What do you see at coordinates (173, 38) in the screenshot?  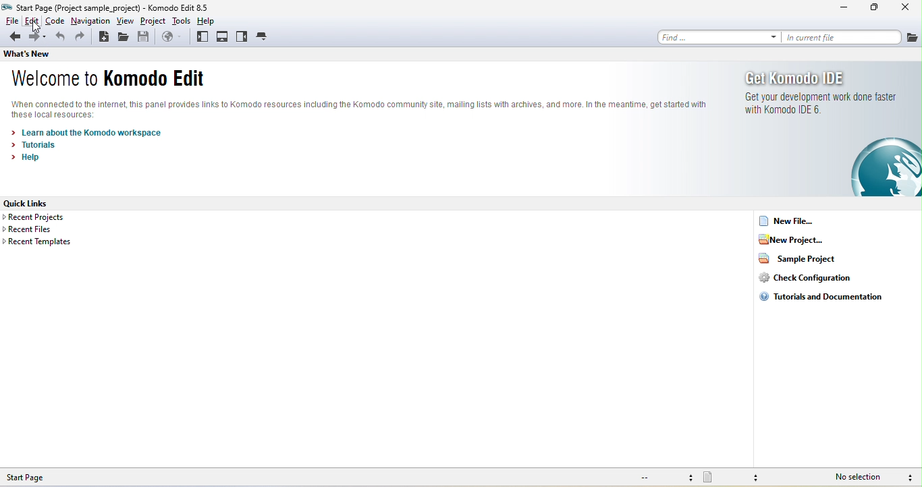 I see `browse` at bounding box center [173, 38].